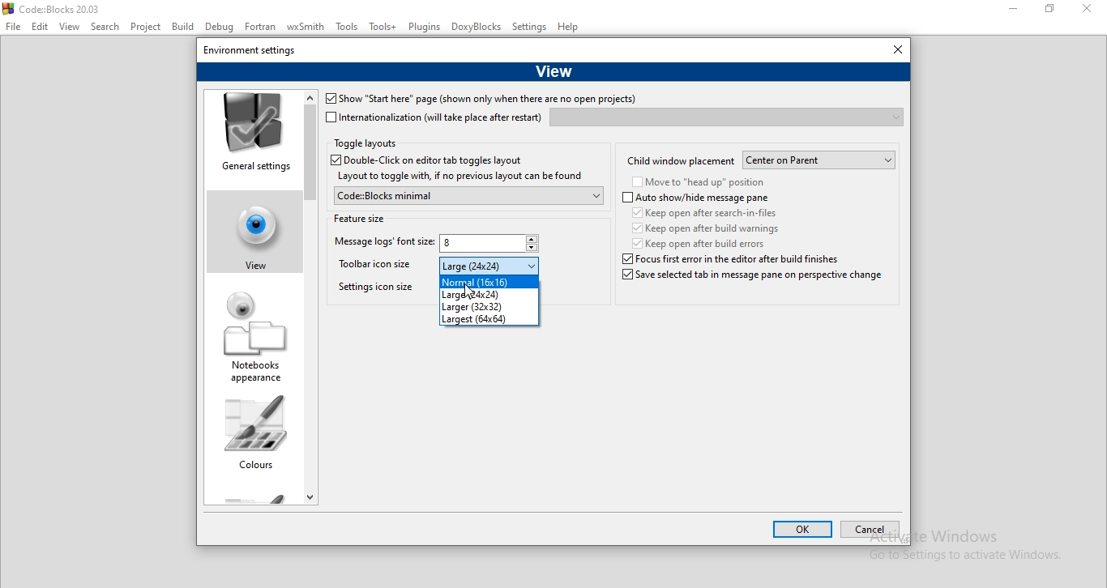 The height and width of the screenshot is (588, 1107). What do you see at coordinates (570, 28) in the screenshot?
I see `Help` at bounding box center [570, 28].